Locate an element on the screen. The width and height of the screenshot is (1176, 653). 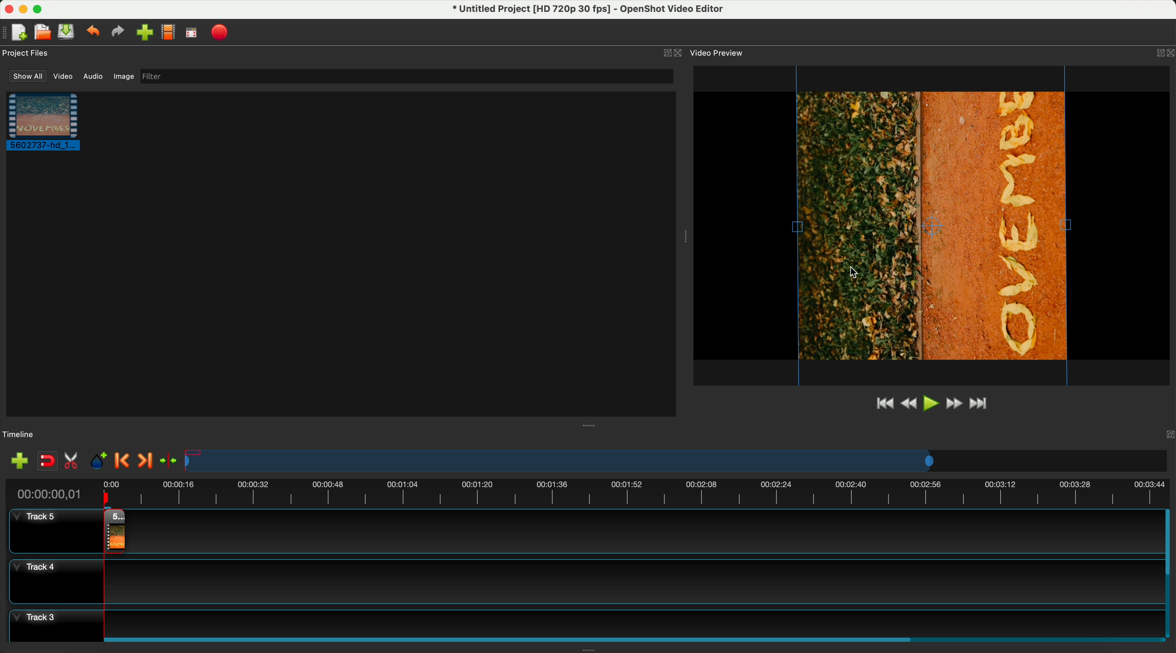
jump to end is located at coordinates (984, 405).